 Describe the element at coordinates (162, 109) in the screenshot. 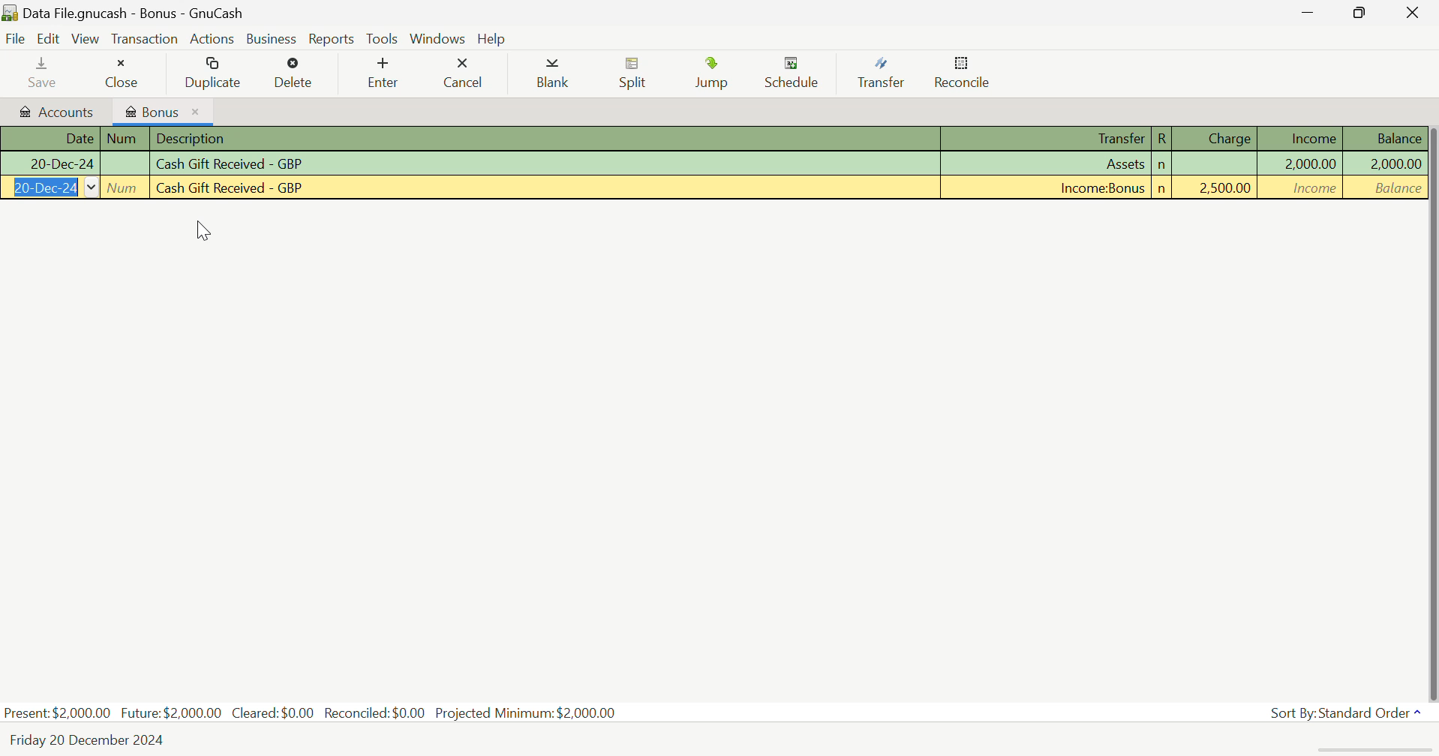

I see `Bonus Tab` at that location.